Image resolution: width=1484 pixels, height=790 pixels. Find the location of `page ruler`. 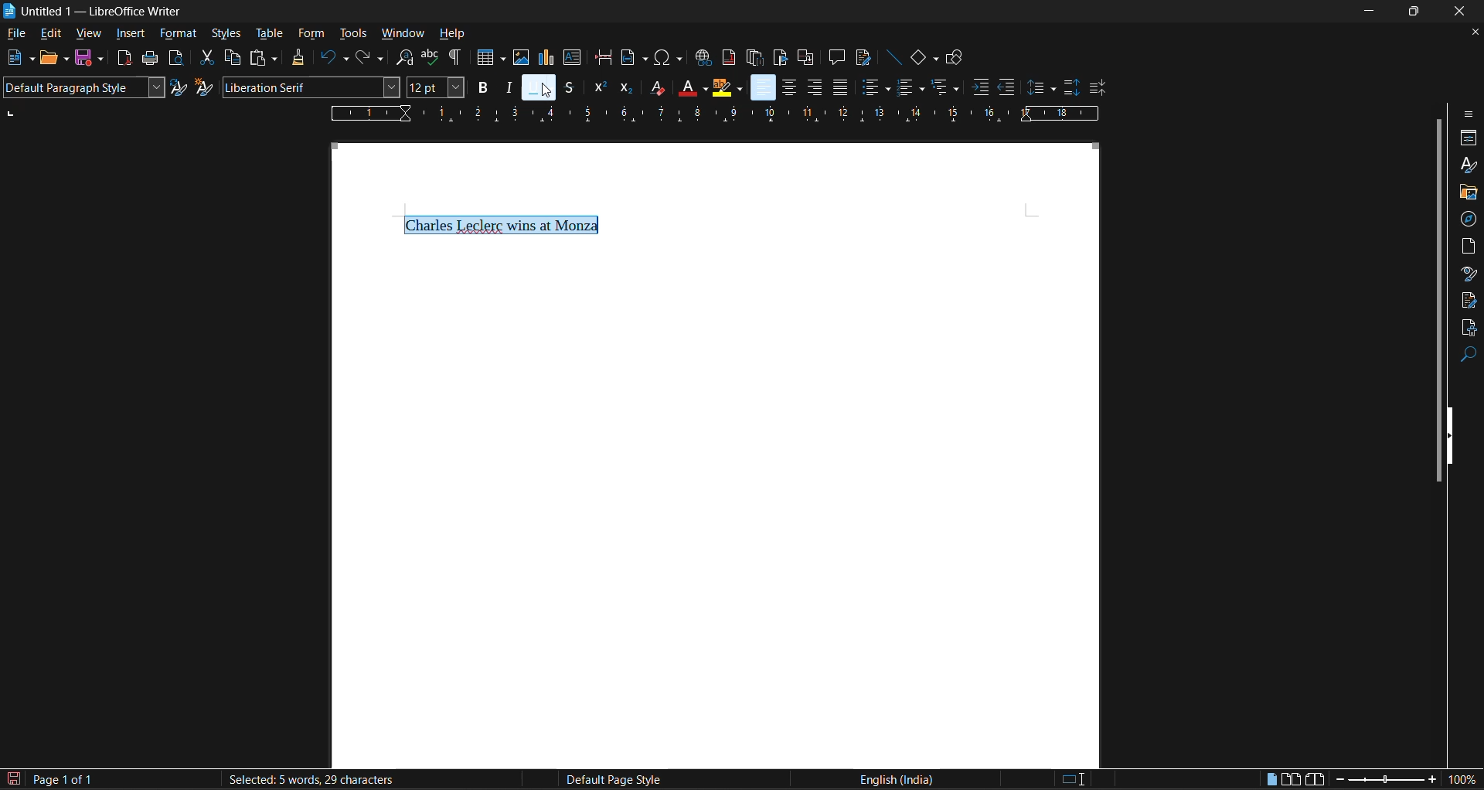

page ruler is located at coordinates (713, 113).